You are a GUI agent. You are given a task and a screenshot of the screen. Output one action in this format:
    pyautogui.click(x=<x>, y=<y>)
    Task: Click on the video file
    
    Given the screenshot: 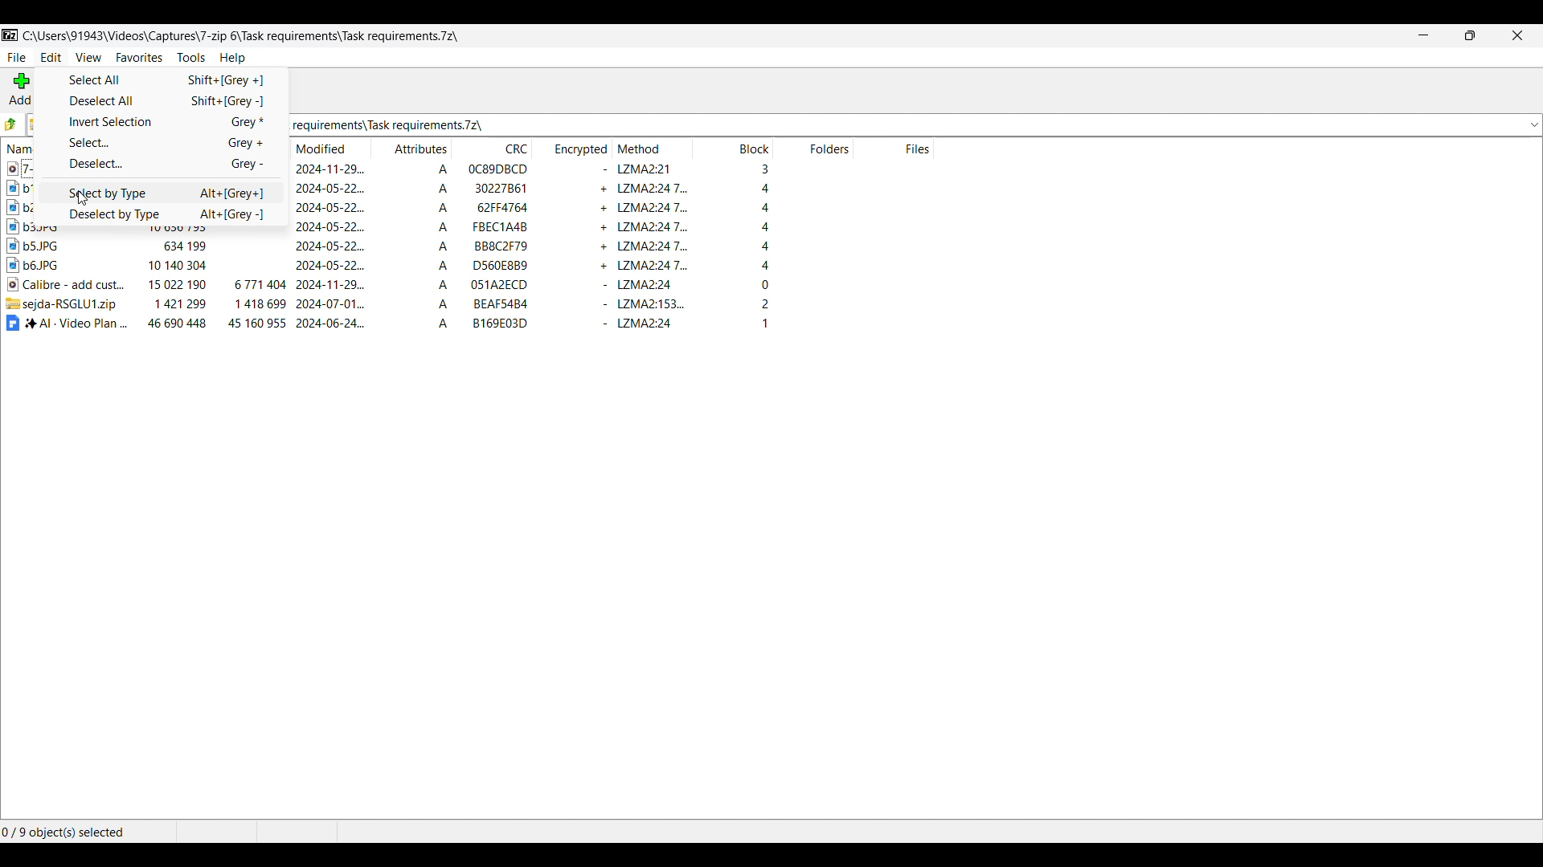 What is the action you would take?
    pyautogui.click(x=67, y=284)
    